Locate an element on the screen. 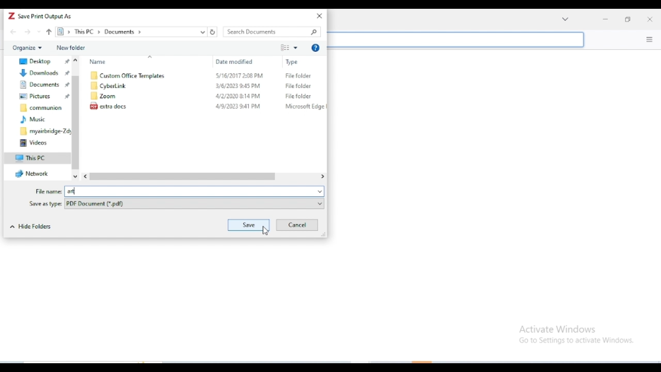  Activate Windows is located at coordinates (558, 329).